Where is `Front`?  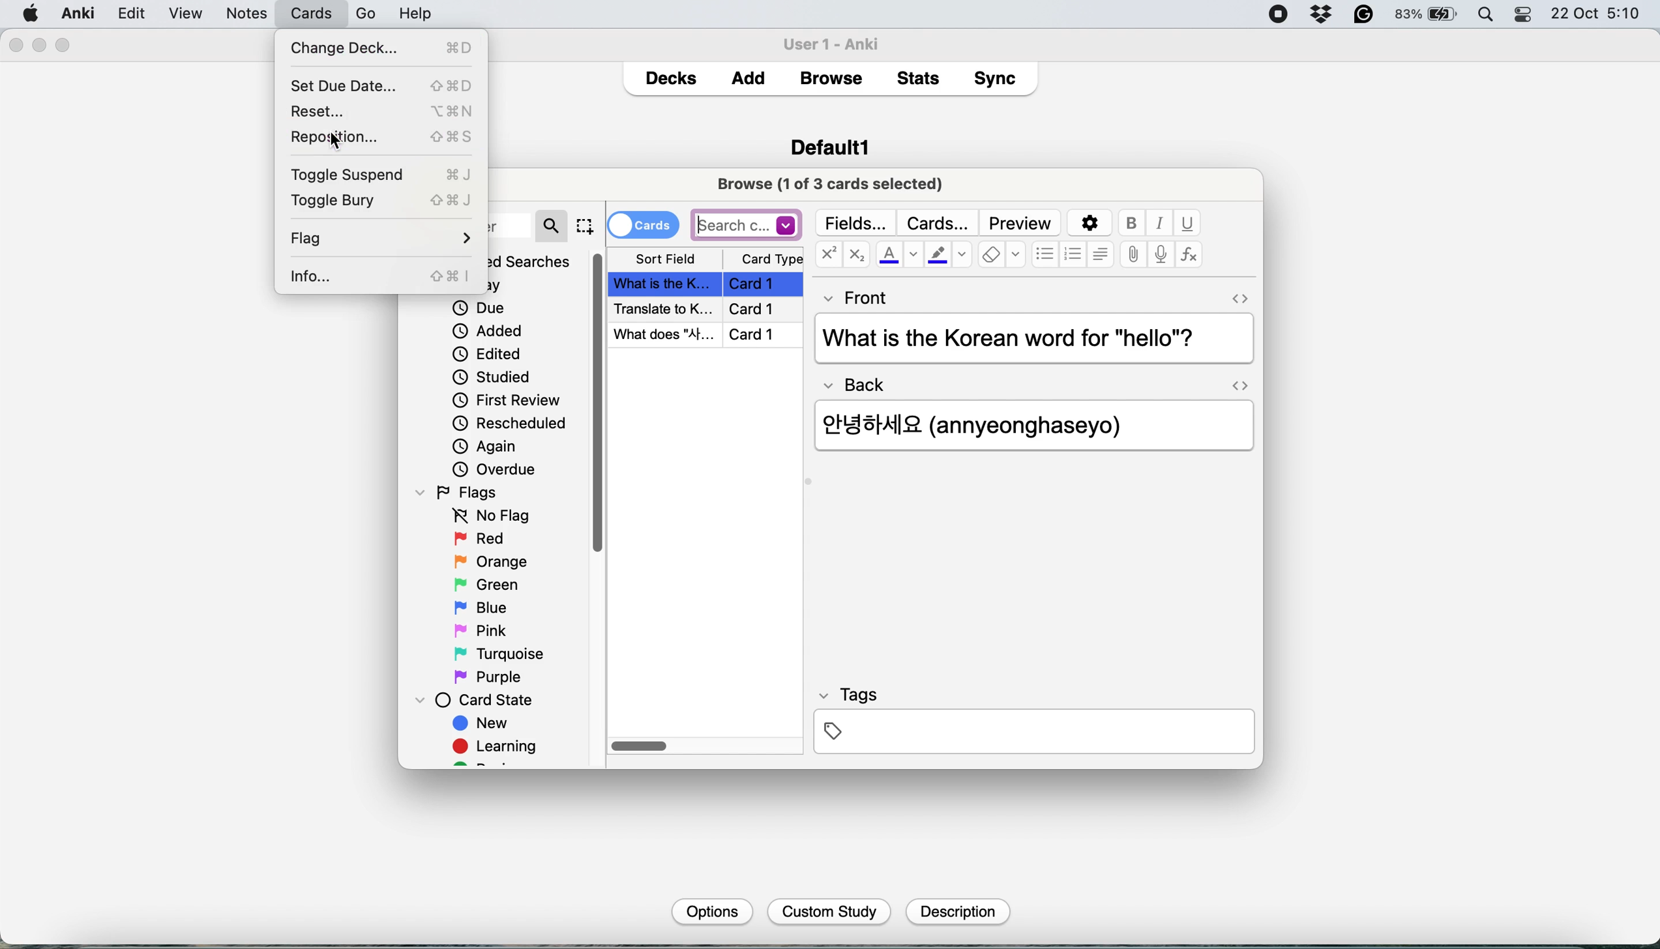 Front is located at coordinates (857, 295).